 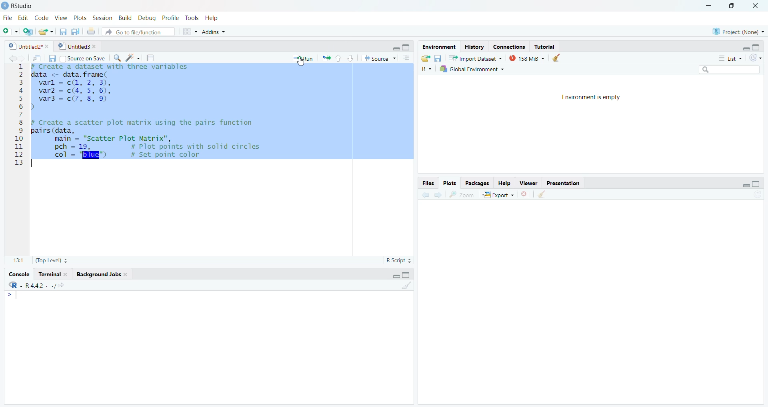 I want to click on 2 data <- data.frame(

3 varl = c(1, 2, 3),

4 var2 = c(4, 5, 6),

5 var3 = c(7, 8, 9)

6 )

7

8 # Create a scatter plot matrix using the pairs function
9 pairs(data,

10 main = "Scatter Plot Matrix",

11 pch = 19, # Plot points with solid circles
12 col = "AME" # Set point color

13 |, so click(x=196, y=157).